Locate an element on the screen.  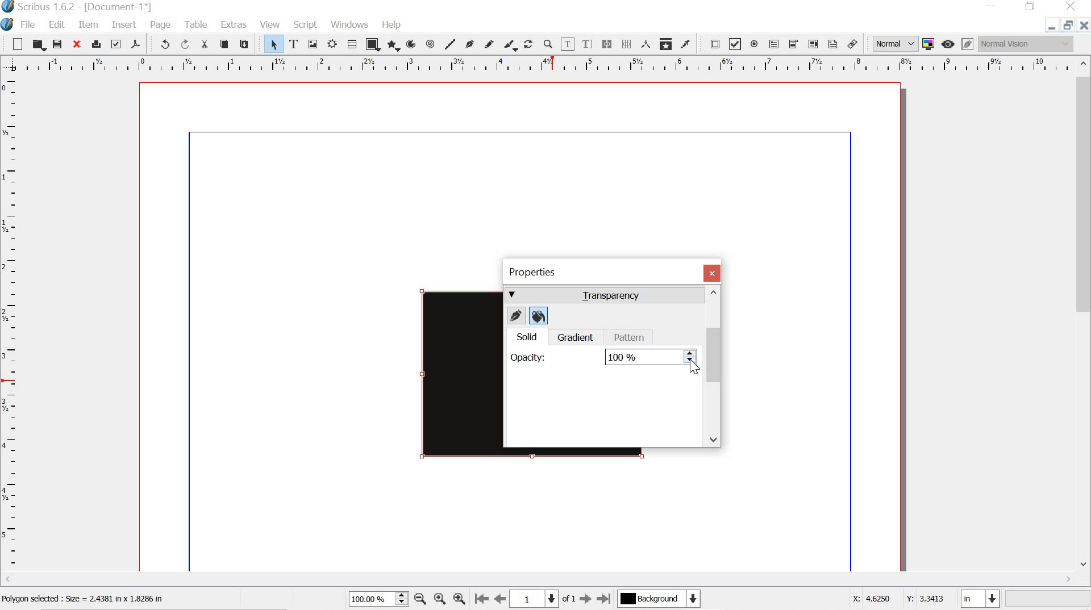
script is located at coordinates (306, 25).